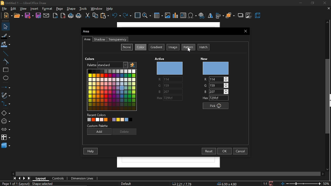 The image size is (331, 186). Describe the element at coordinates (159, 16) in the screenshot. I see `insert table` at that location.